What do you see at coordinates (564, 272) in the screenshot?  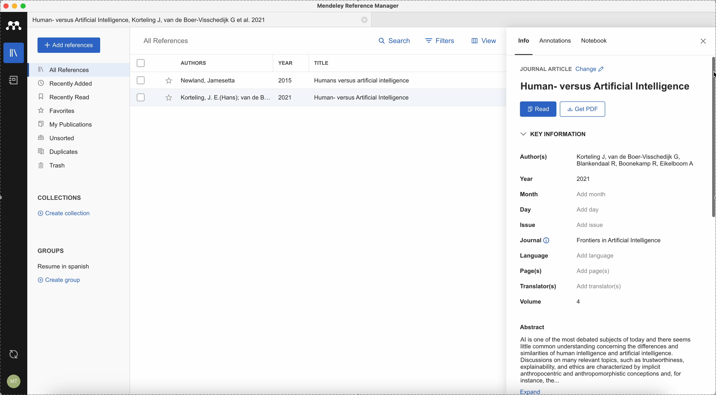 I see `page add page` at bounding box center [564, 272].